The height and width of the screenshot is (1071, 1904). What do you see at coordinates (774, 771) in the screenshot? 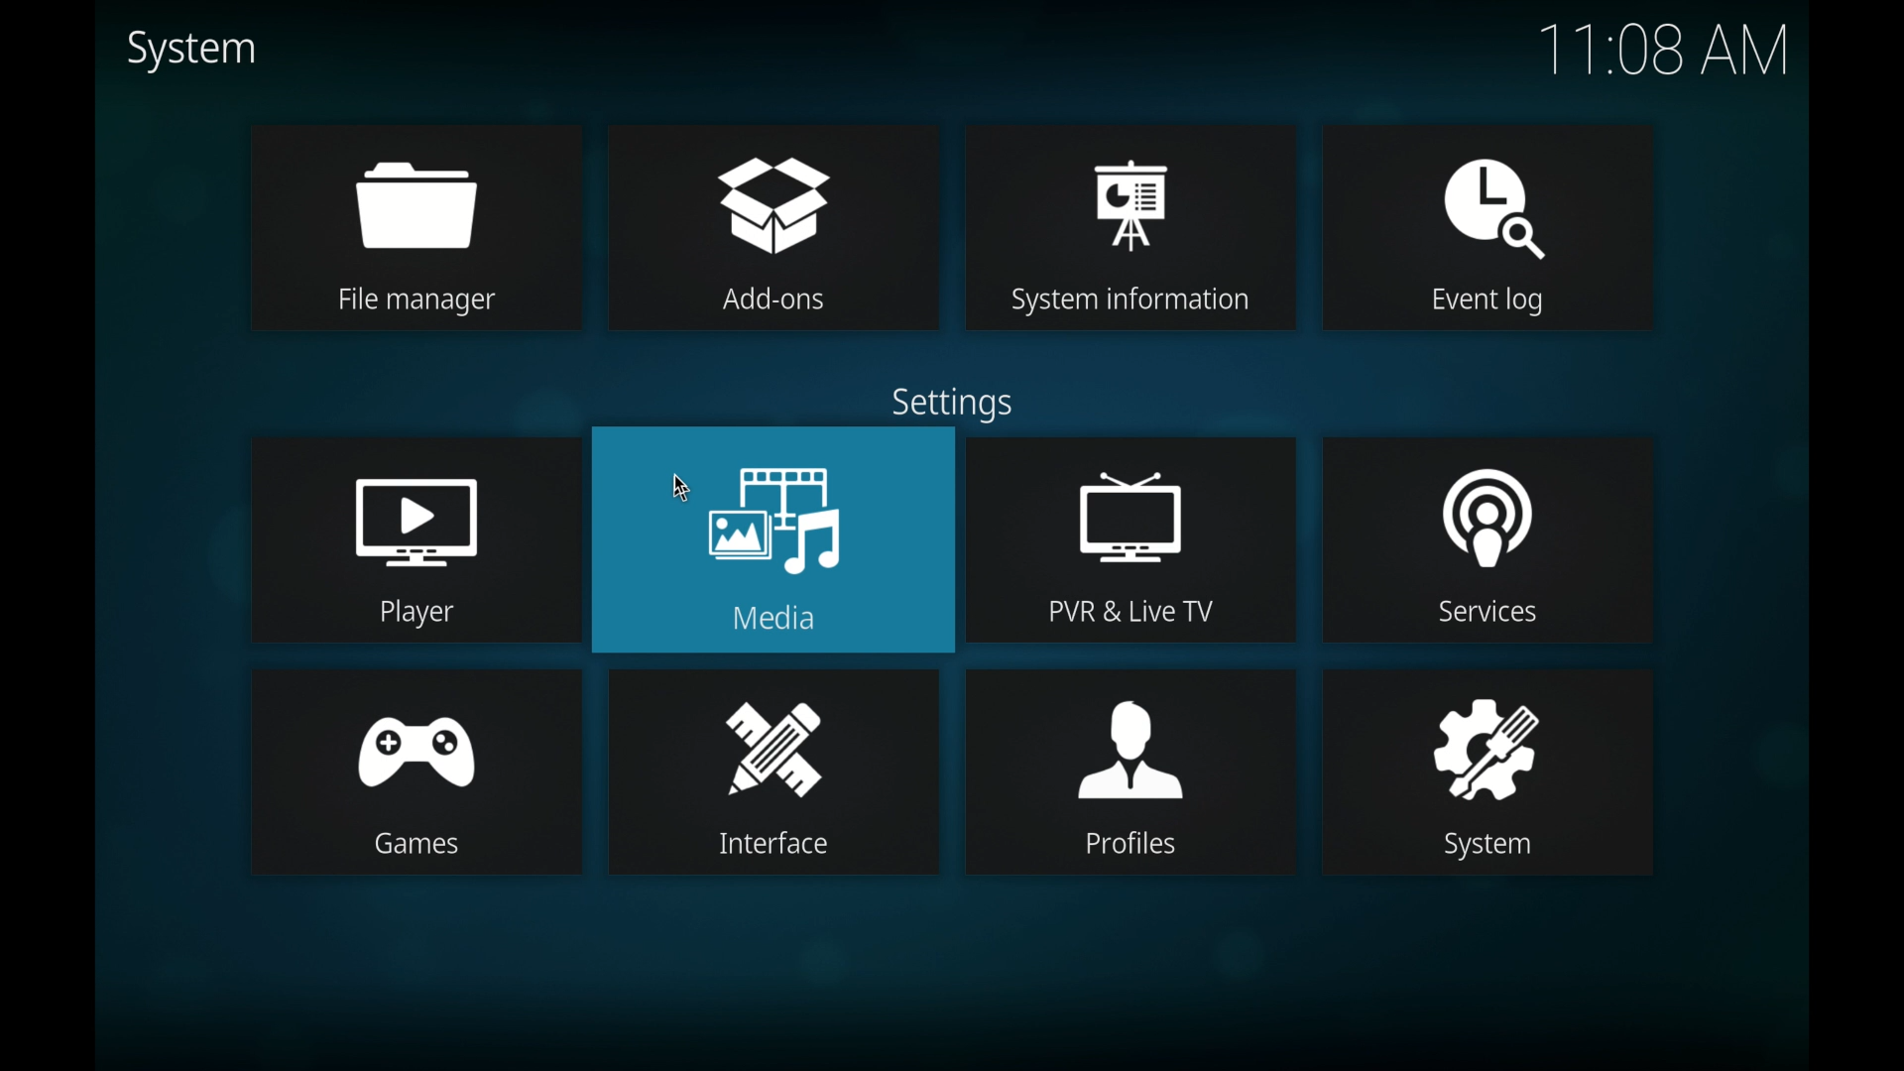
I see `interface` at bounding box center [774, 771].